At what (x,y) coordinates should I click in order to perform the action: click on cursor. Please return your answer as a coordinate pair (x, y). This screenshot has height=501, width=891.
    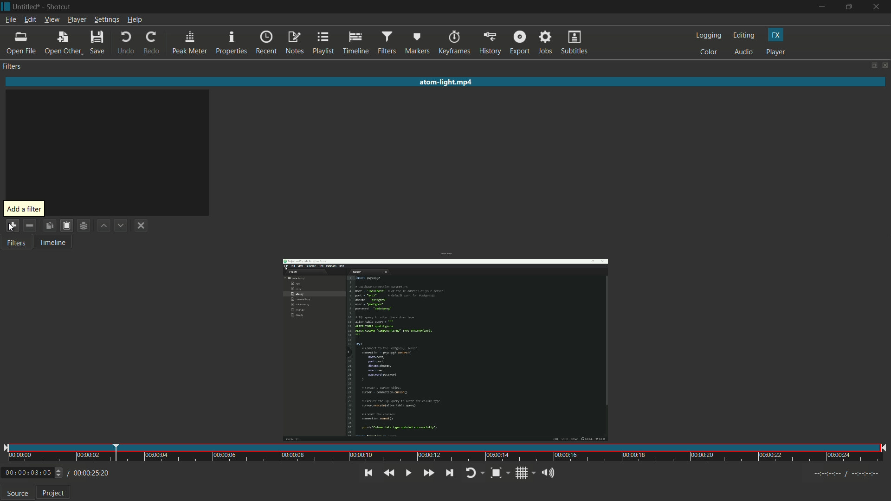
    Looking at the image, I should click on (13, 225).